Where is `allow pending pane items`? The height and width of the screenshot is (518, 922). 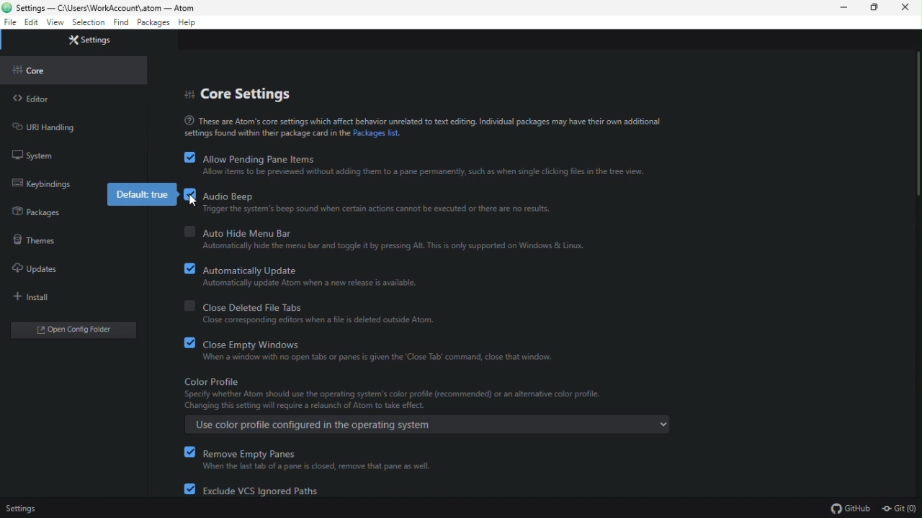
allow pending pane items is located at coordinates (250, 159).